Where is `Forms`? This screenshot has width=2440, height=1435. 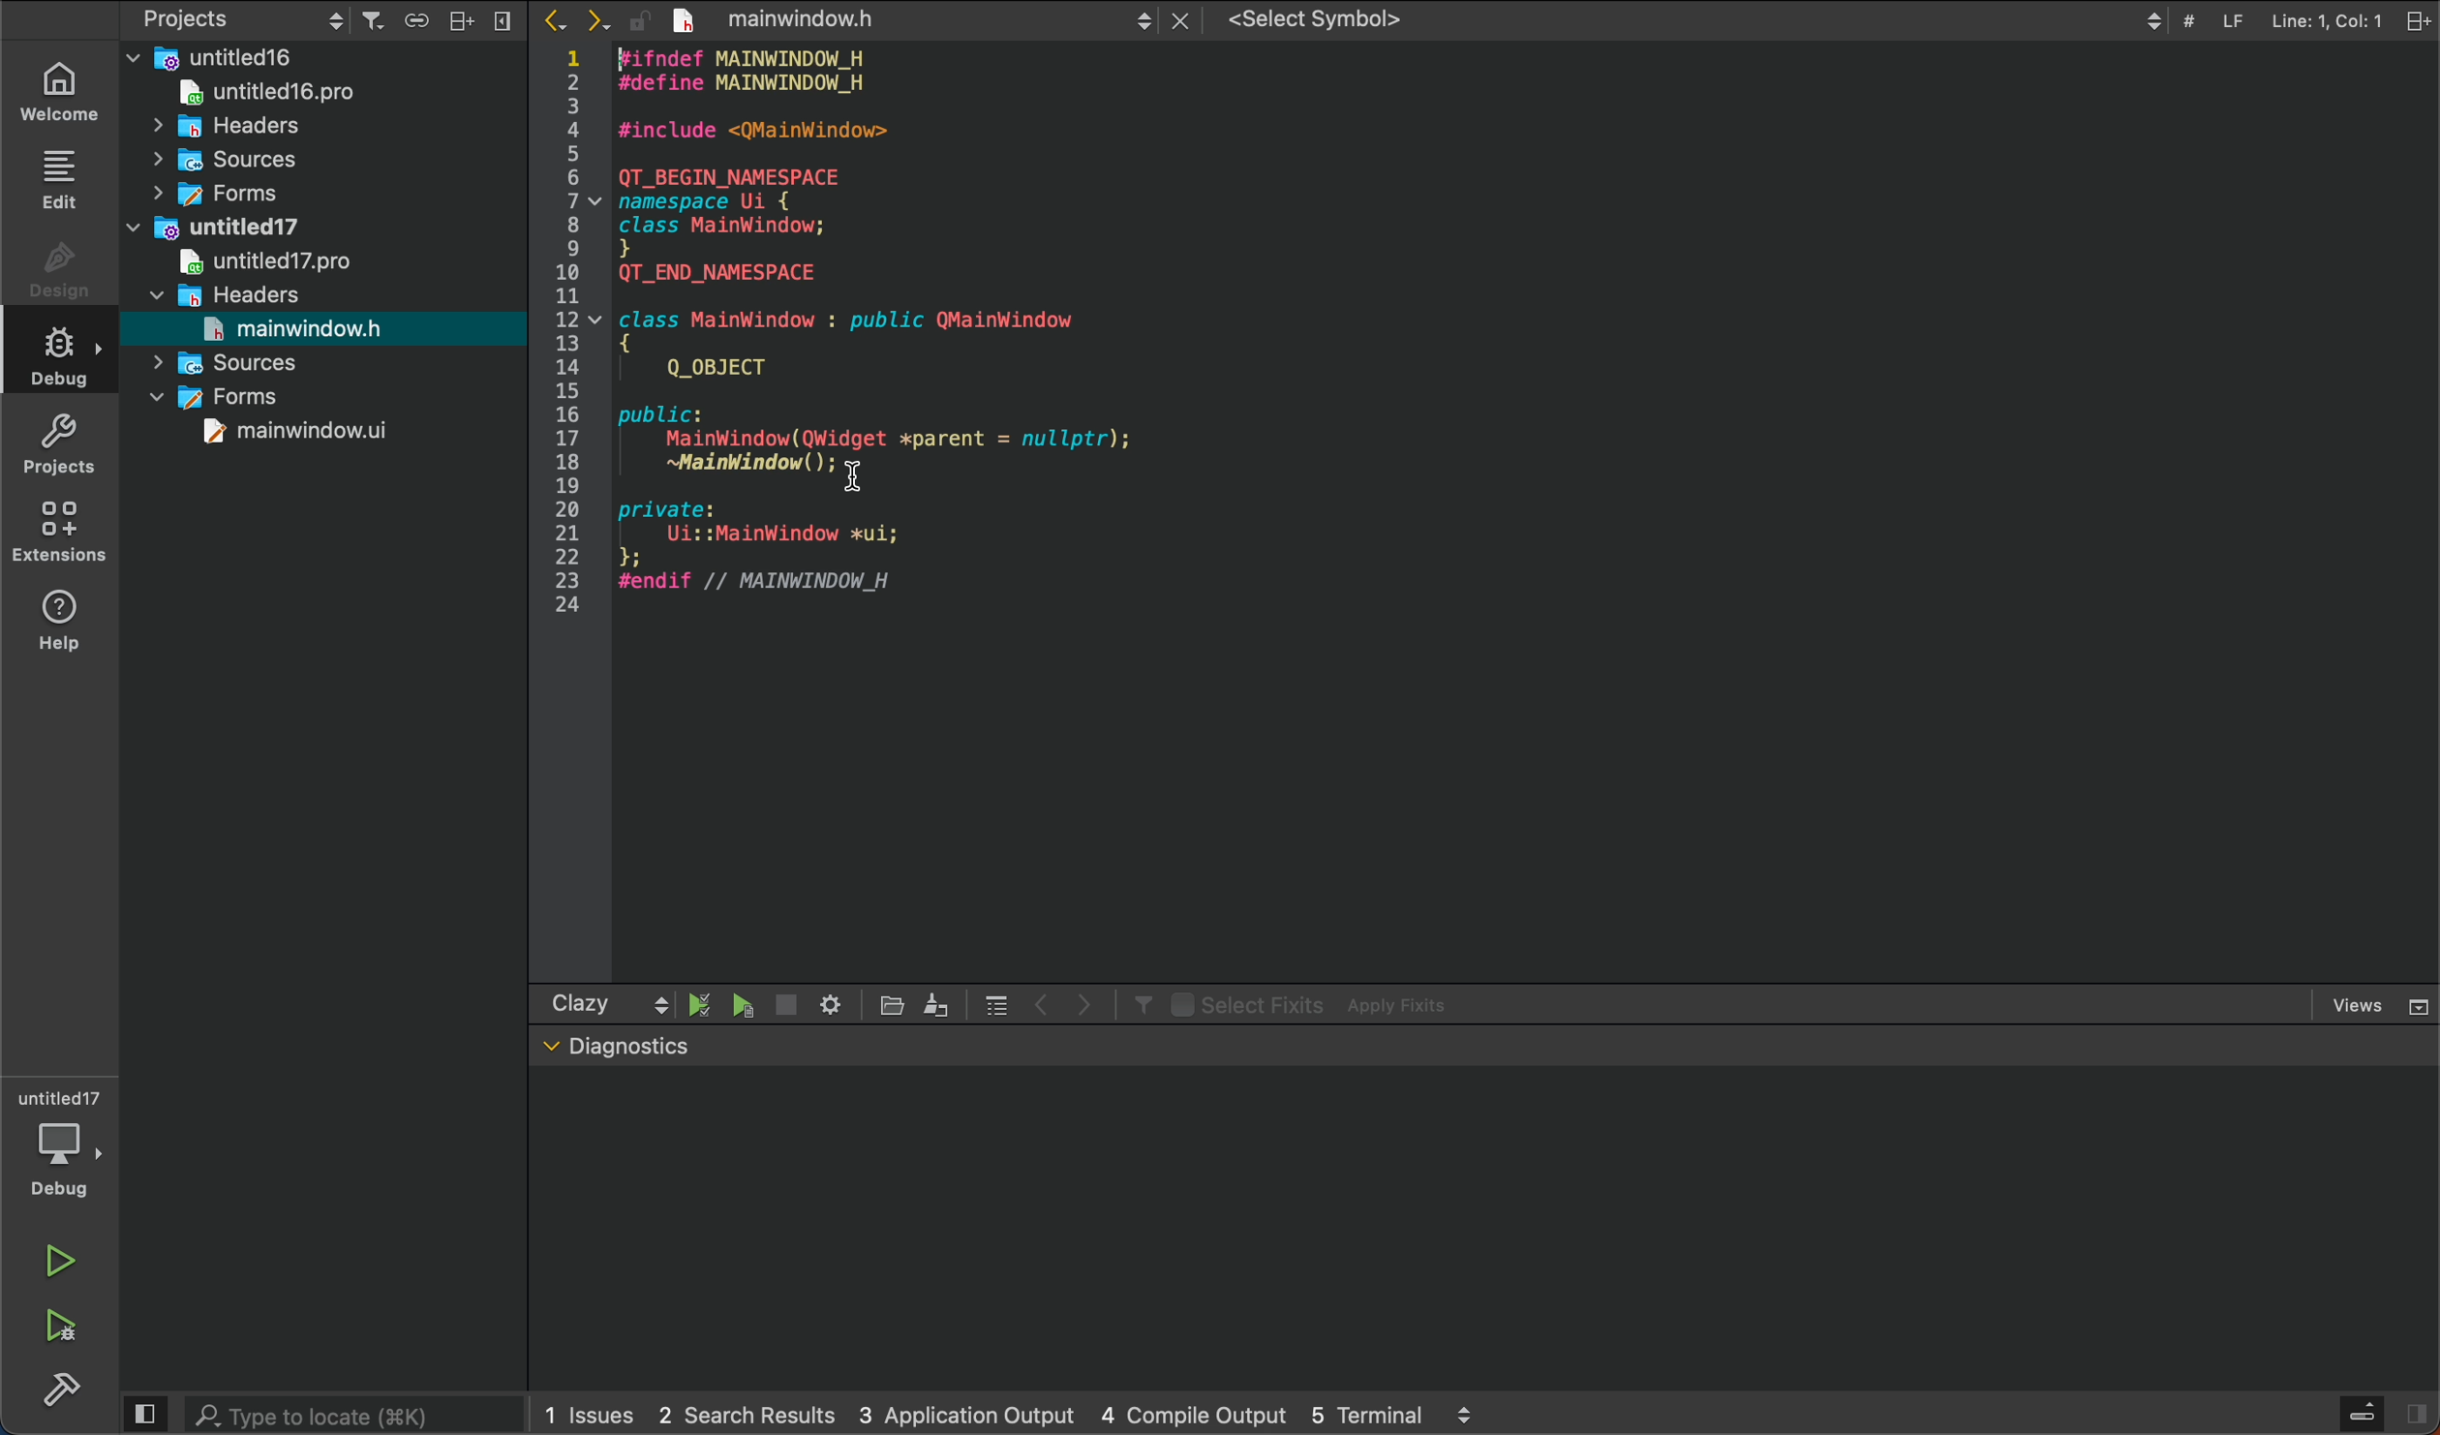
Forms is located at coordinates (210, 193).